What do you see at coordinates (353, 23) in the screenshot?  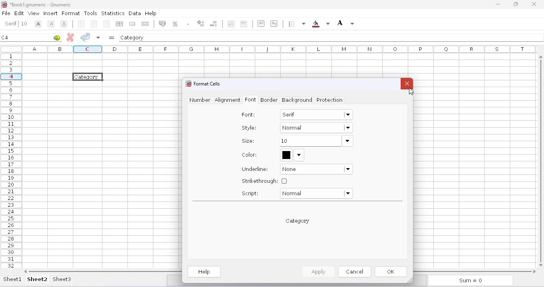 I see `foreground` at bounding box center [353, 23].